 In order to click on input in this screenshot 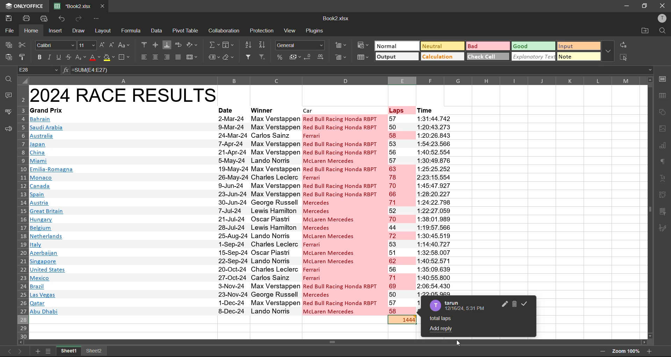, I will do `click(577, 46)`.